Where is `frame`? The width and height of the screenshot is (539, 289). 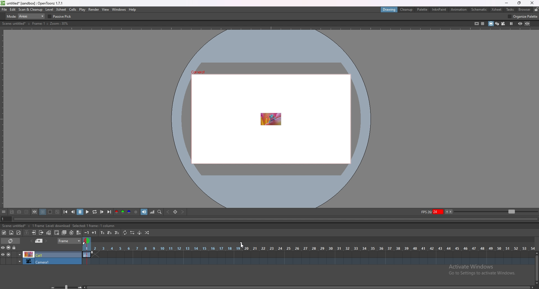 frame is located at coordinates (69, 241).